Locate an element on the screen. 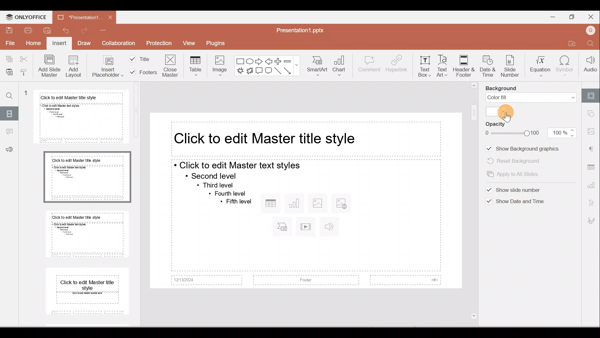 The height and width of the screenshot is (338, 600). Date & time is located at coordinates (488, 66).